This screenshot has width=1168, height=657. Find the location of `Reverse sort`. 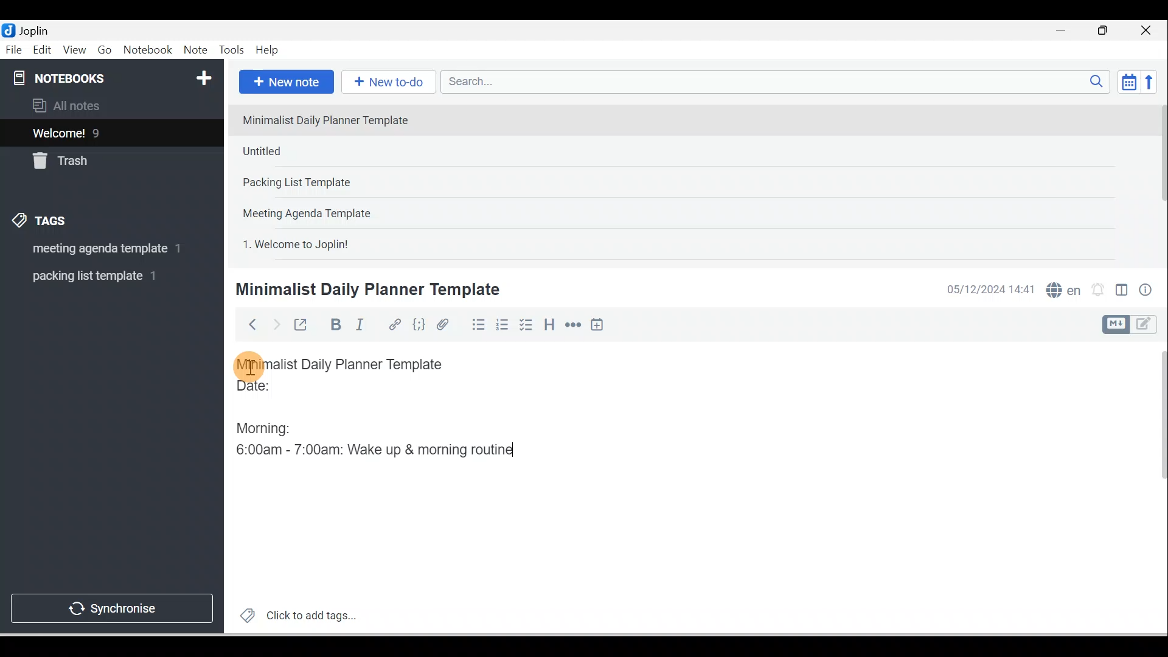

Reverse sort is located at coordinates (1153, 82).